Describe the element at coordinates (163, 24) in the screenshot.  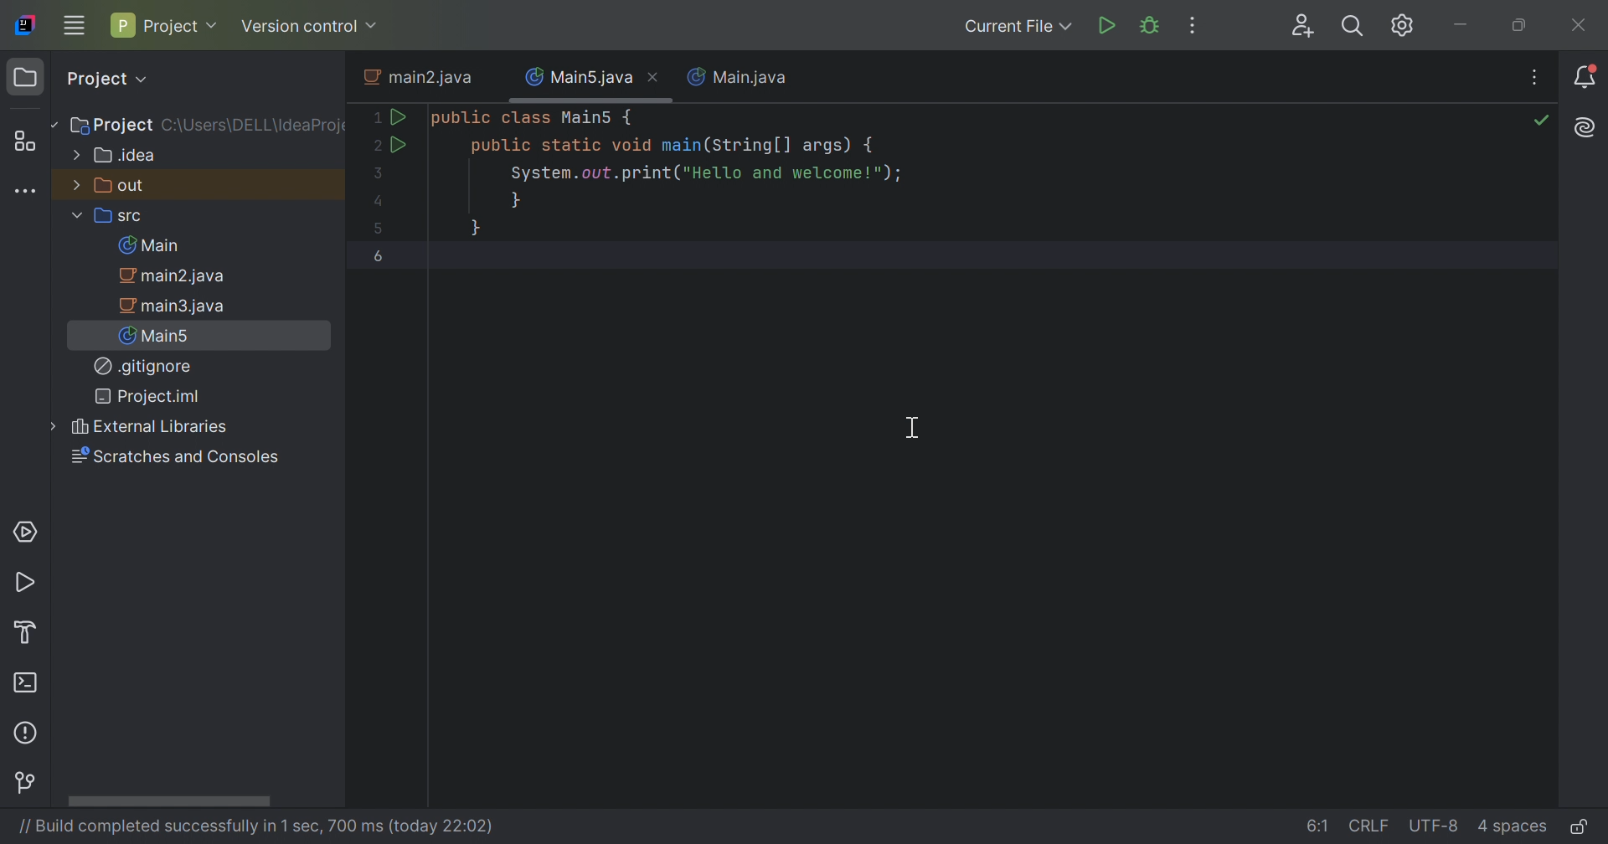
I see `Project` at that location.